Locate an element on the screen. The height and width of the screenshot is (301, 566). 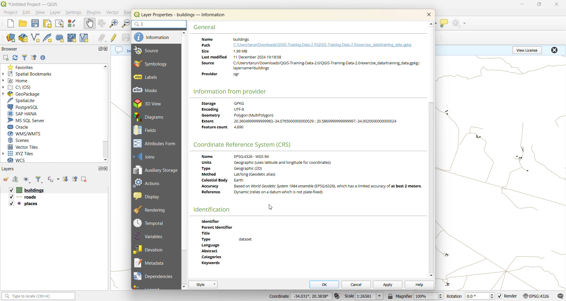
auxillary storage is located at coordinates (156, 169).